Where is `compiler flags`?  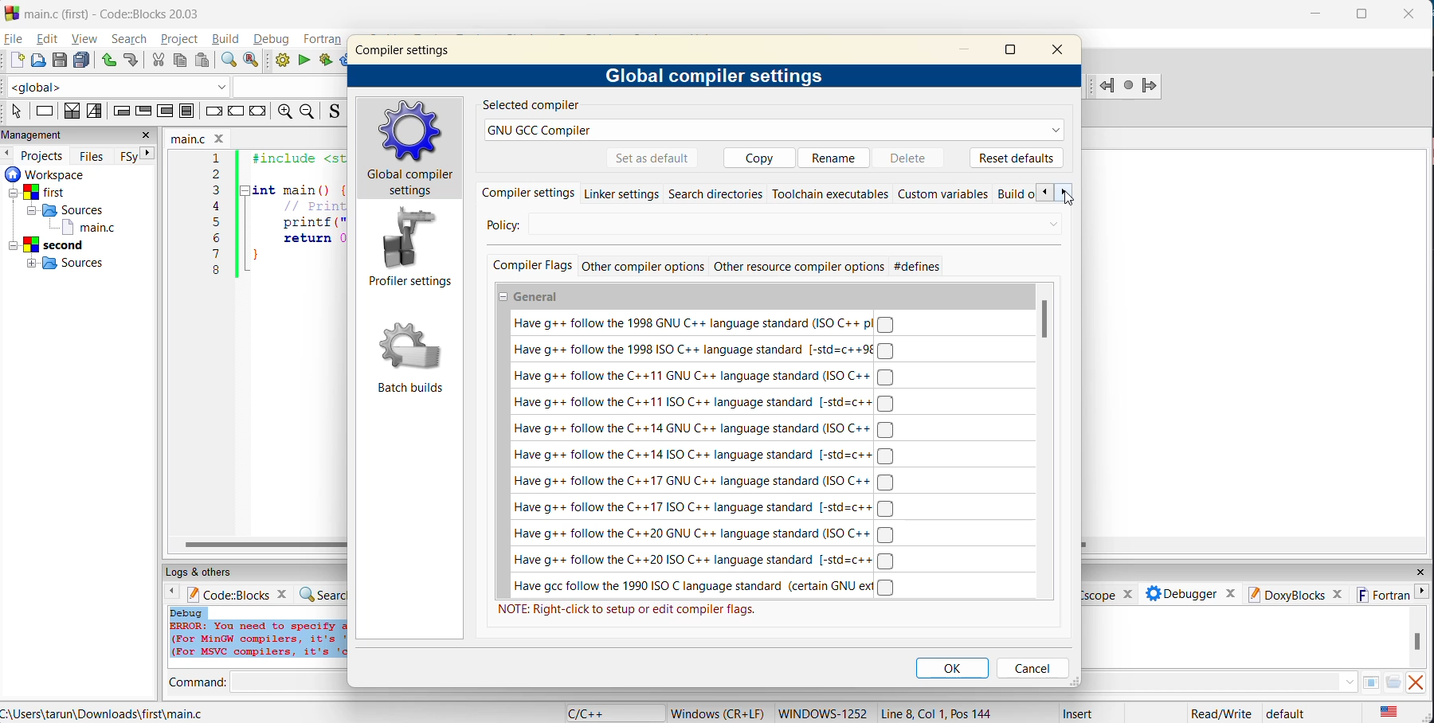
compiler flags is located at coordinates (530, 264).